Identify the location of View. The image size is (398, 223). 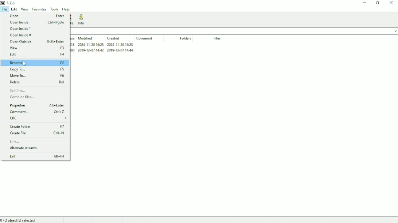
(24, 9).